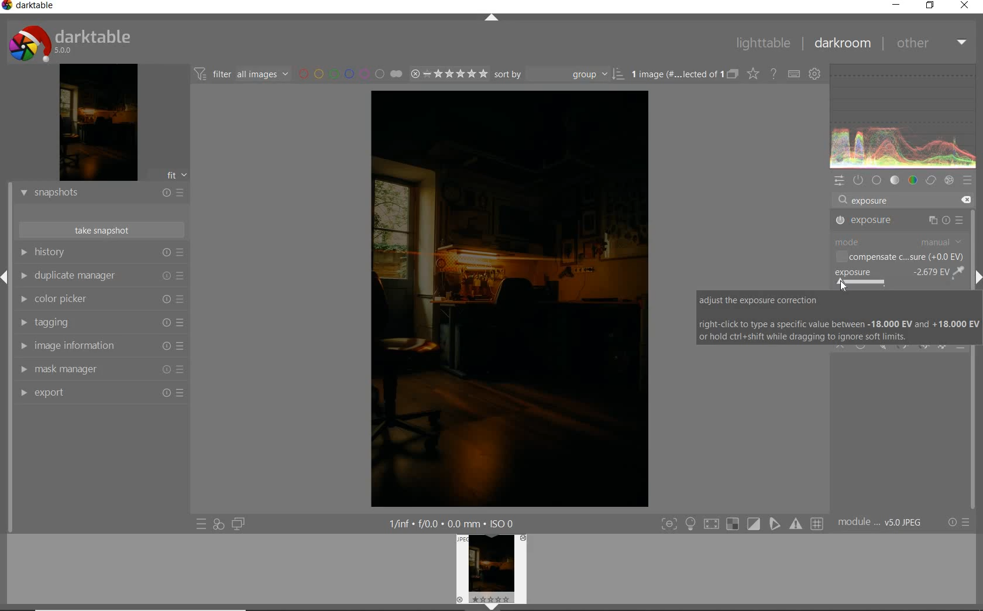 This screenshot has height=611, width=983. I want to click on quick access to presets, so click(199, 524).